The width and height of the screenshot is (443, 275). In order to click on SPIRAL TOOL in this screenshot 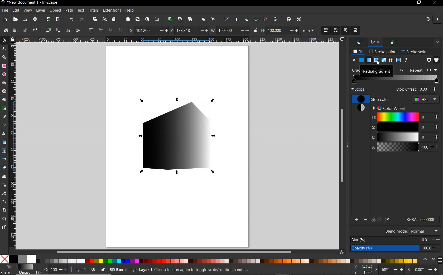, I will do `click(4, 100)`.